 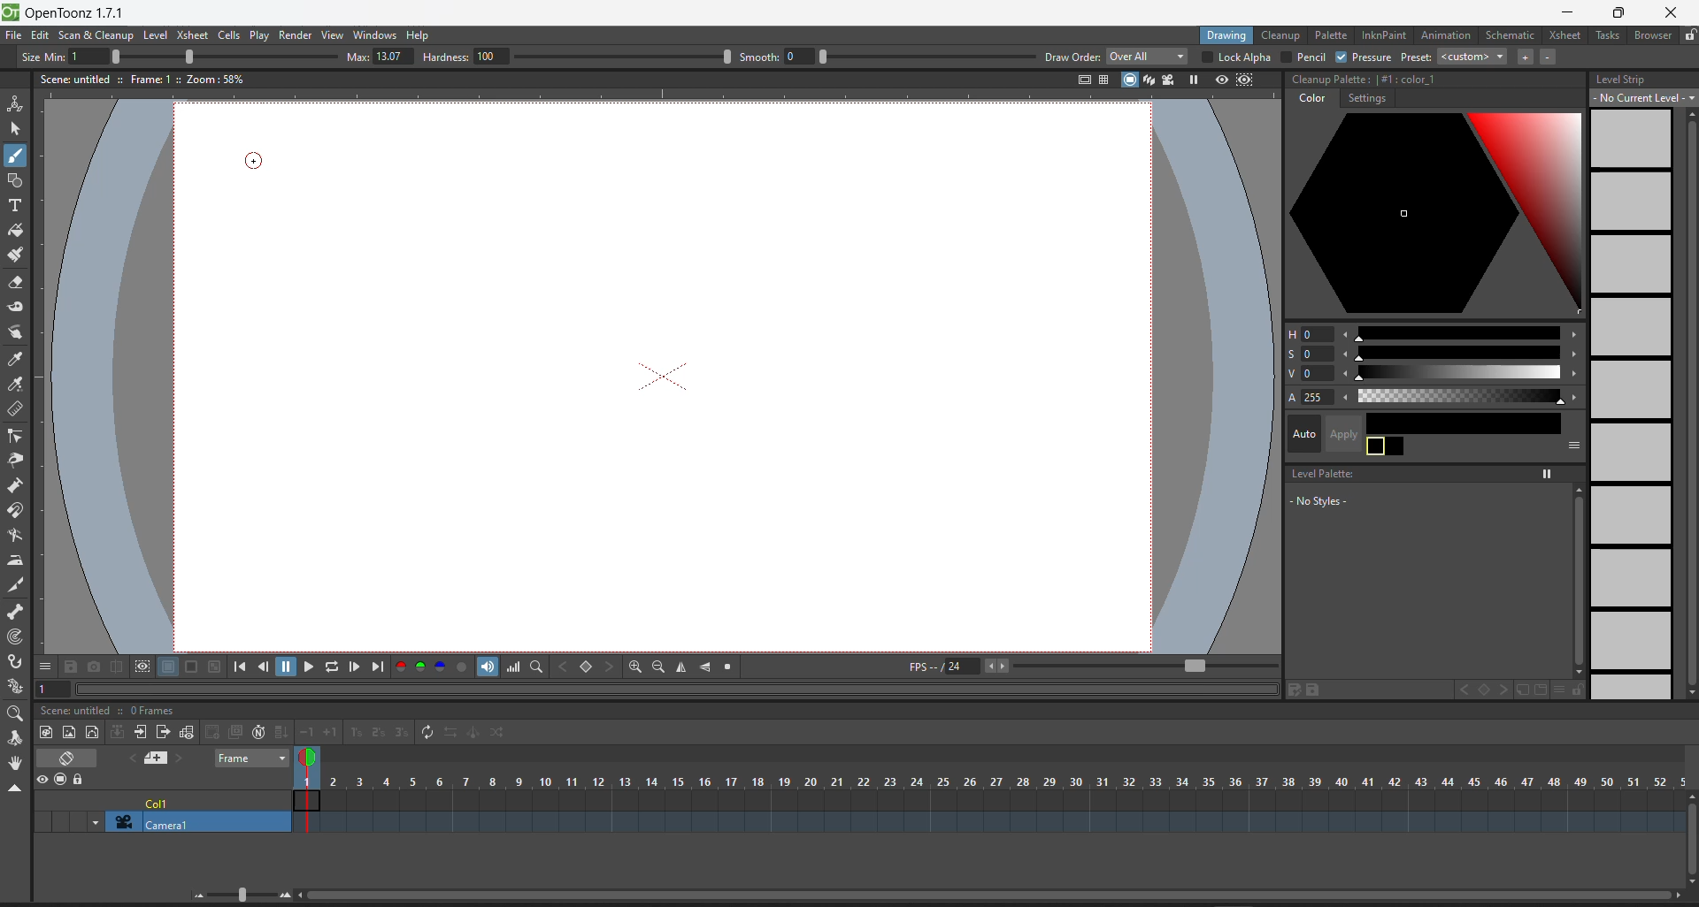 I want to click on save images, so click(x=70, y=668).